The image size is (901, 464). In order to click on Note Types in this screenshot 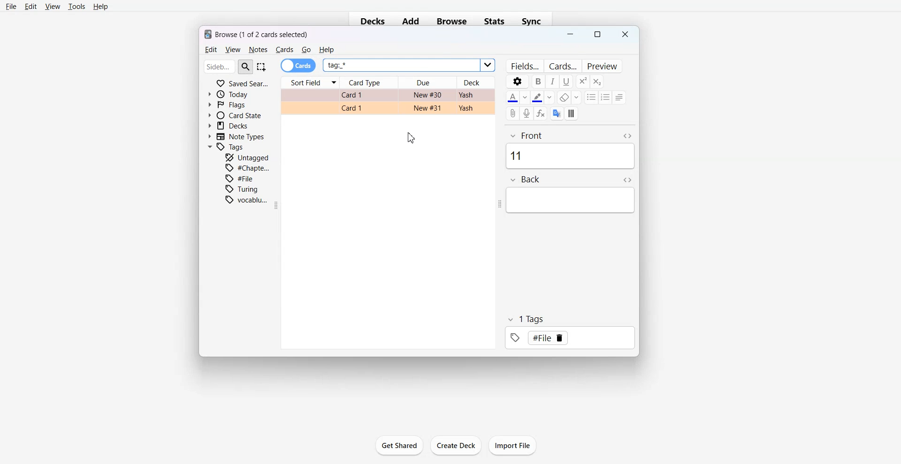, I will do `click(237, 136)`.